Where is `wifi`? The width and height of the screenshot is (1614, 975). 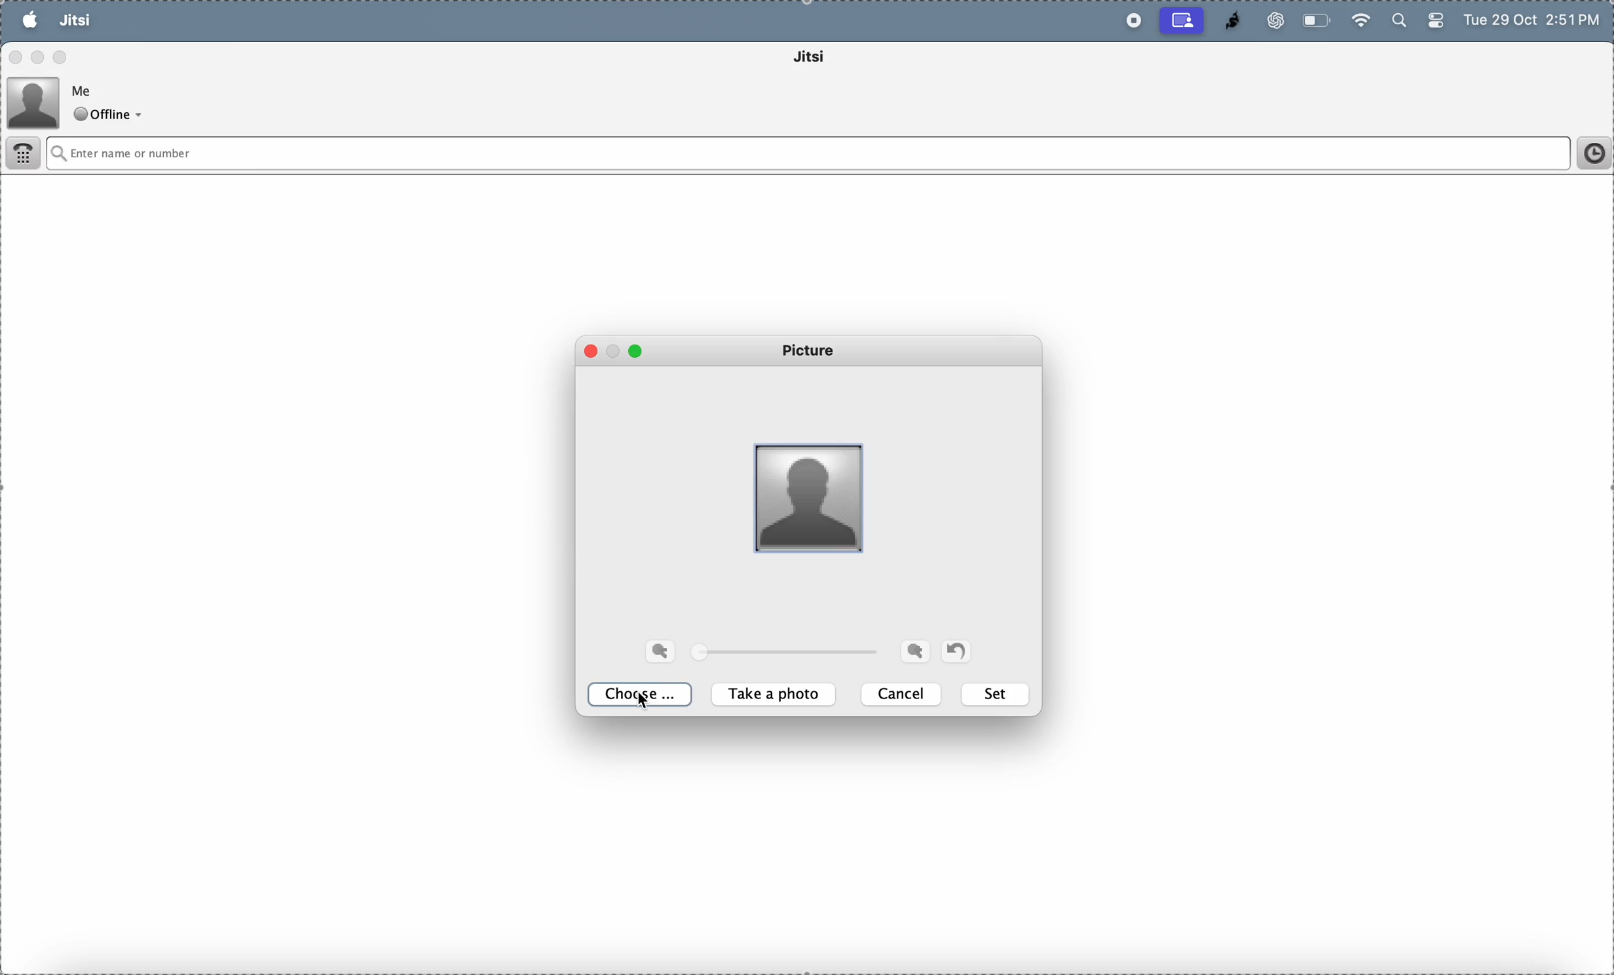 wifi is located at coordinates (1360, 19).